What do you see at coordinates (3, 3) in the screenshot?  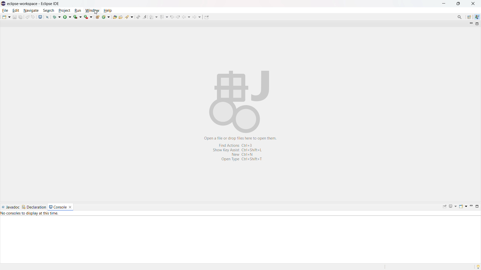 I see `logo` at bounding box center [3, 3].